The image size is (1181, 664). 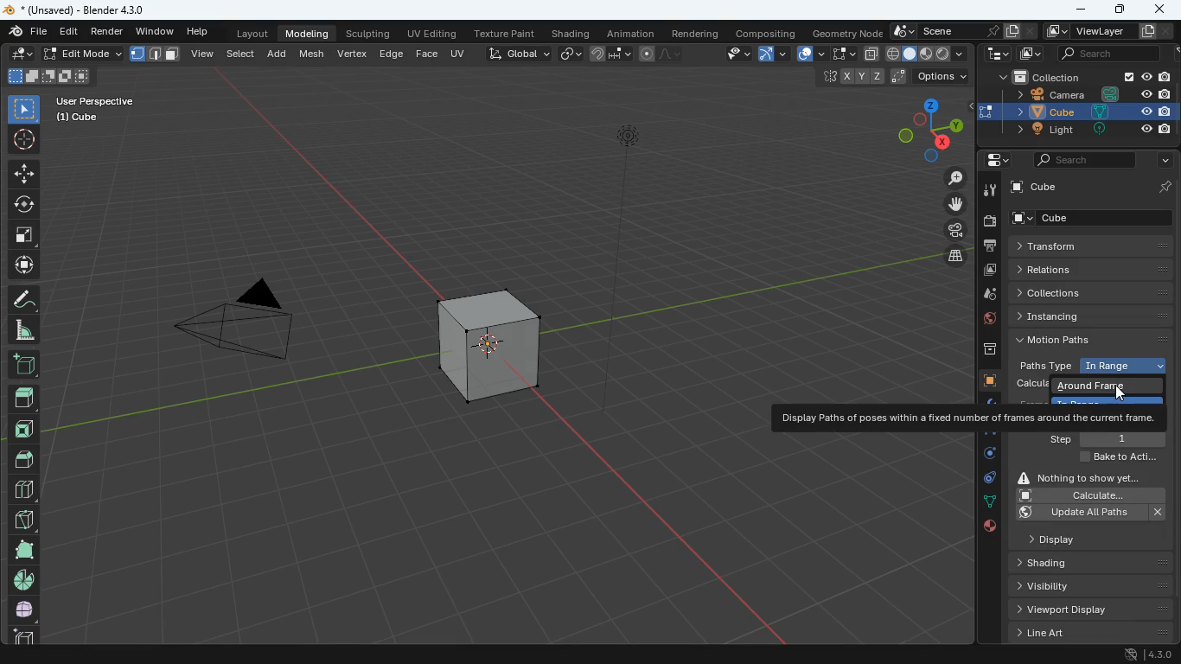 I want to click on global, so click(x=519, y=53).